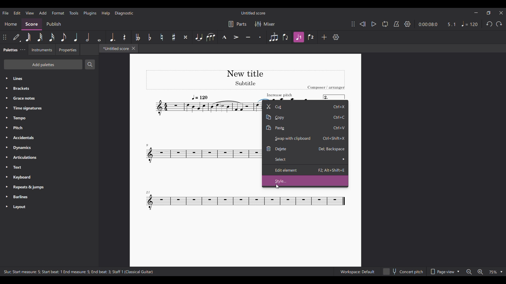  Describe the element at coordinates (407, 24) in the screenshot. I see `Settings` at that location.